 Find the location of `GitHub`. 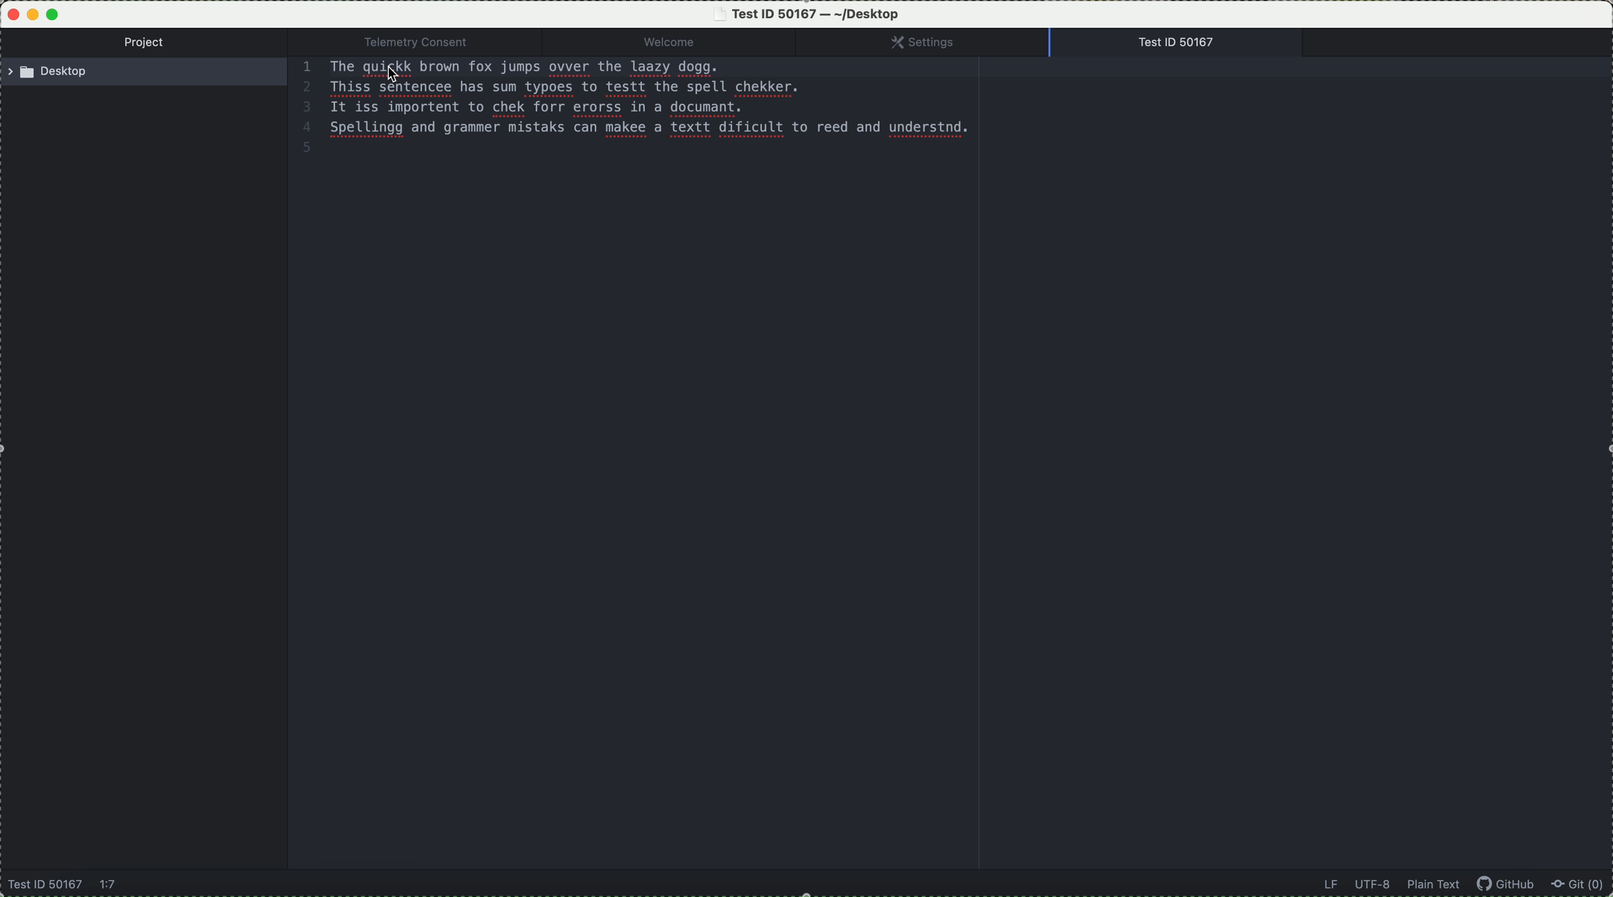

GitHub is located at coordinates (1510, 886).